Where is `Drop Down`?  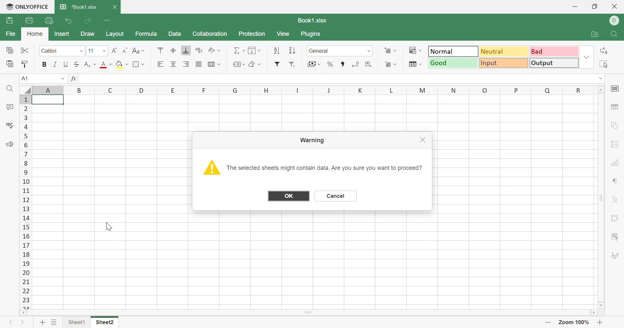
Drop Down is located at coordinates (395, 50).